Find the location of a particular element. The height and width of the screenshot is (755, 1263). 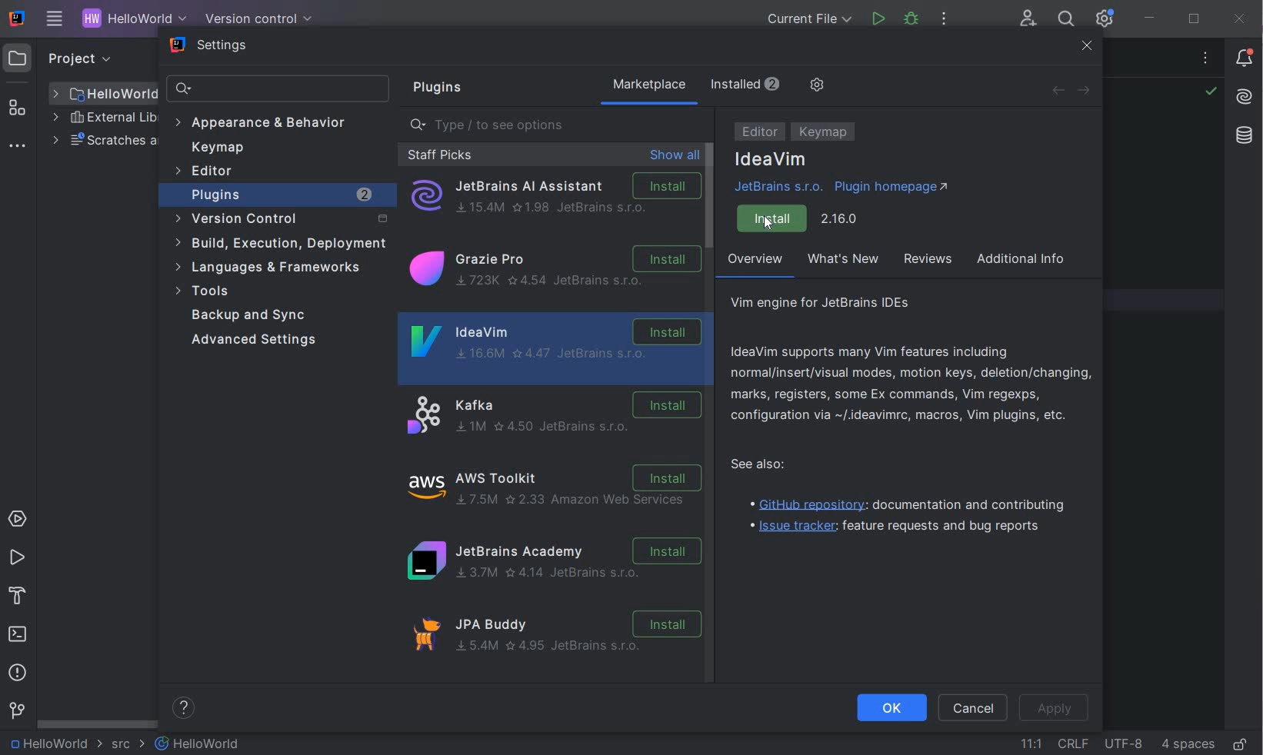

minimize is located at coordinates (1151, 18).